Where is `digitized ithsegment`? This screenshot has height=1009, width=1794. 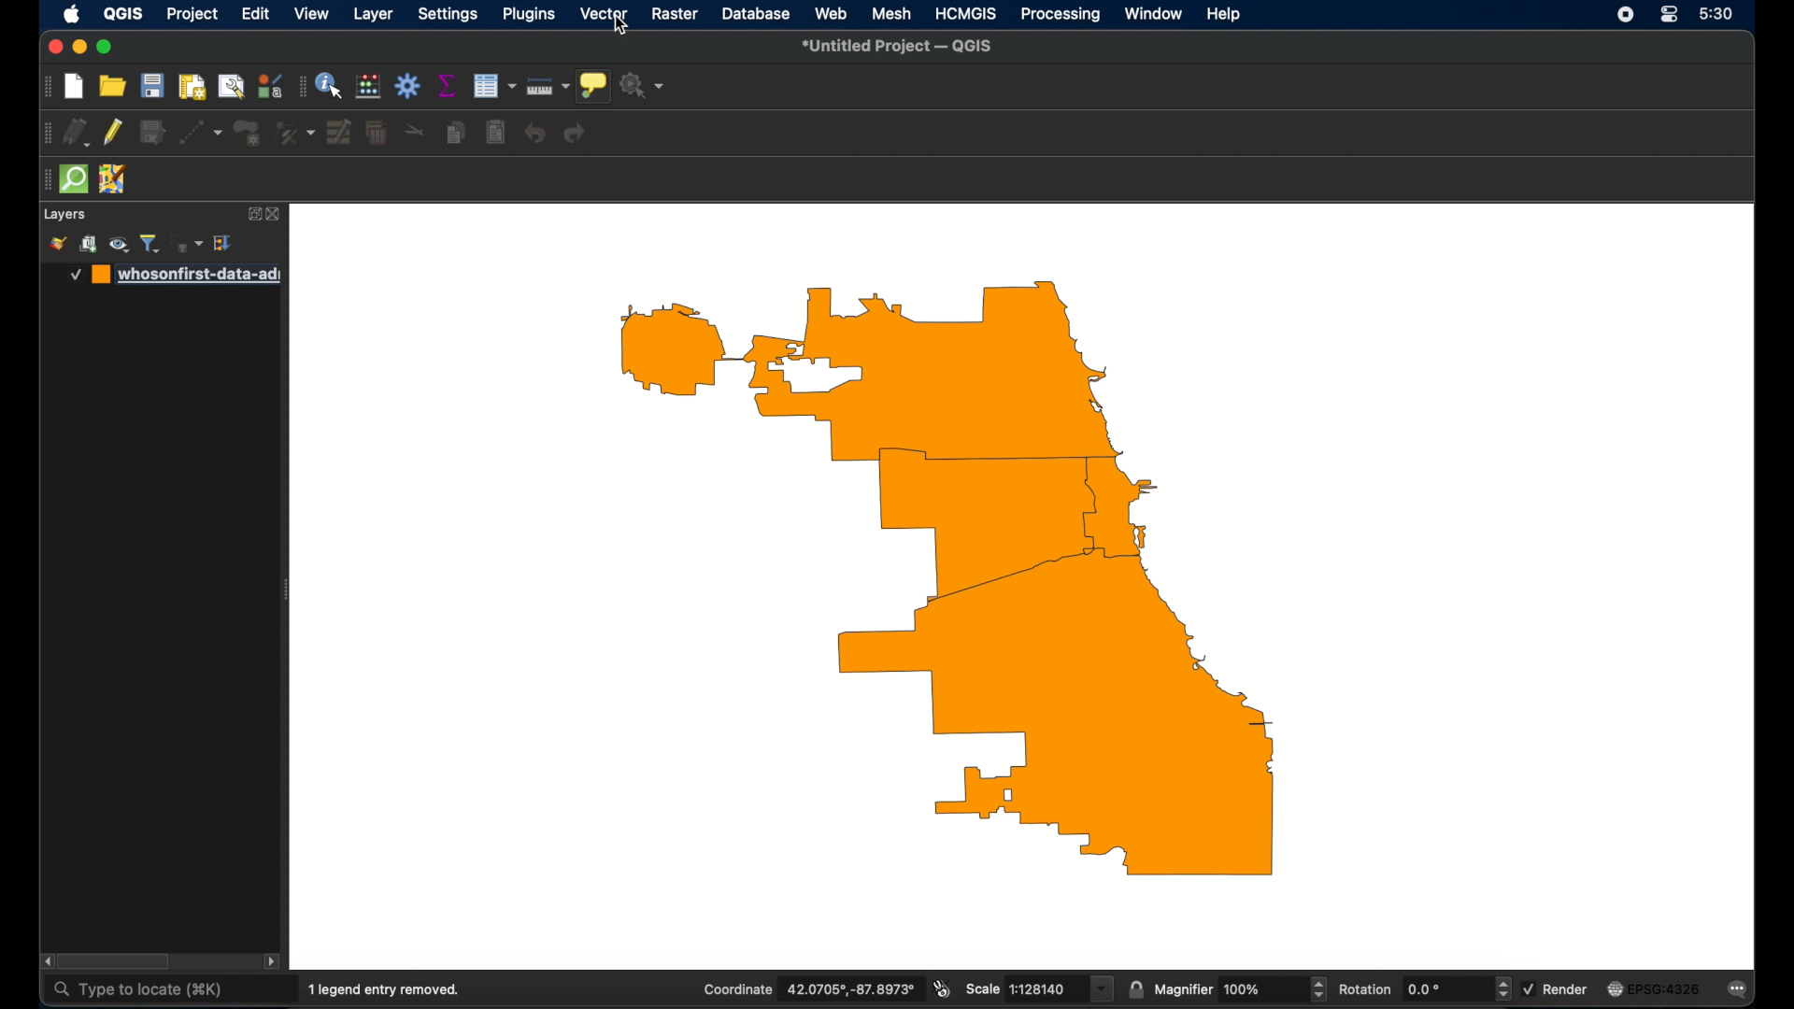
digitized ithsegment is located at coordinates (199, 132).